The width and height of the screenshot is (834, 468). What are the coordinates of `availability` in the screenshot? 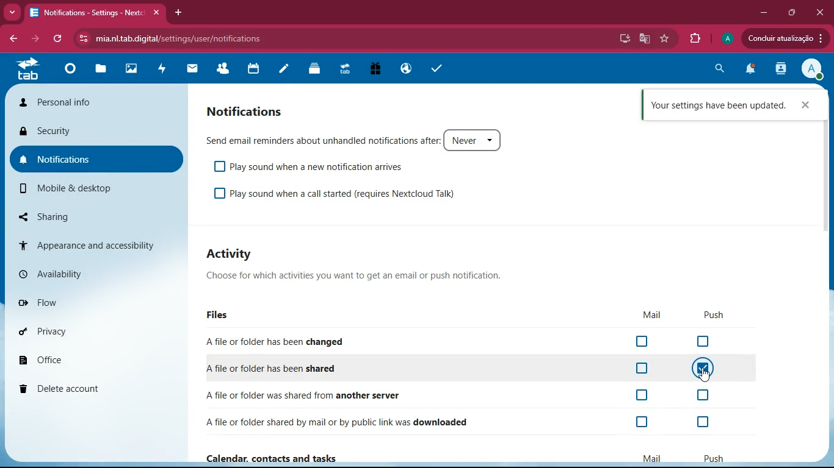 It's located at (57, 271).